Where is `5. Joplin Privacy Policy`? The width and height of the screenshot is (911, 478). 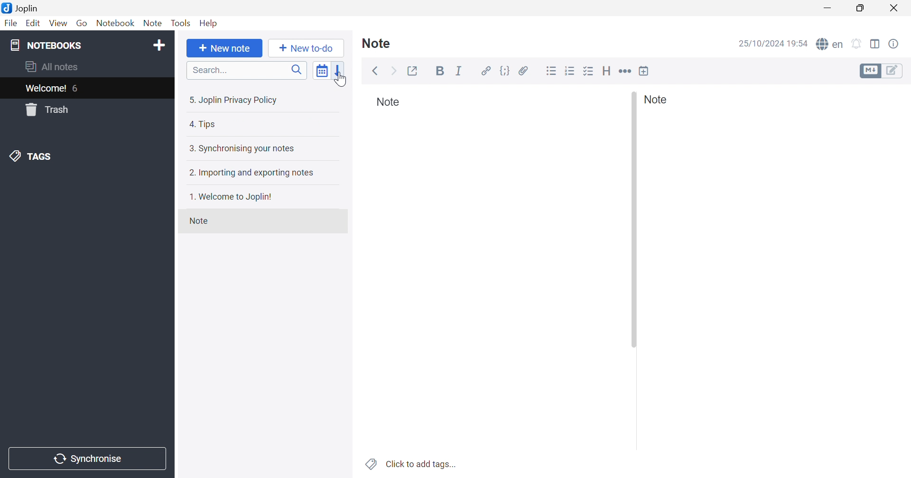 5. Joplin Privacy Policy is located at coordinates (235, 101).